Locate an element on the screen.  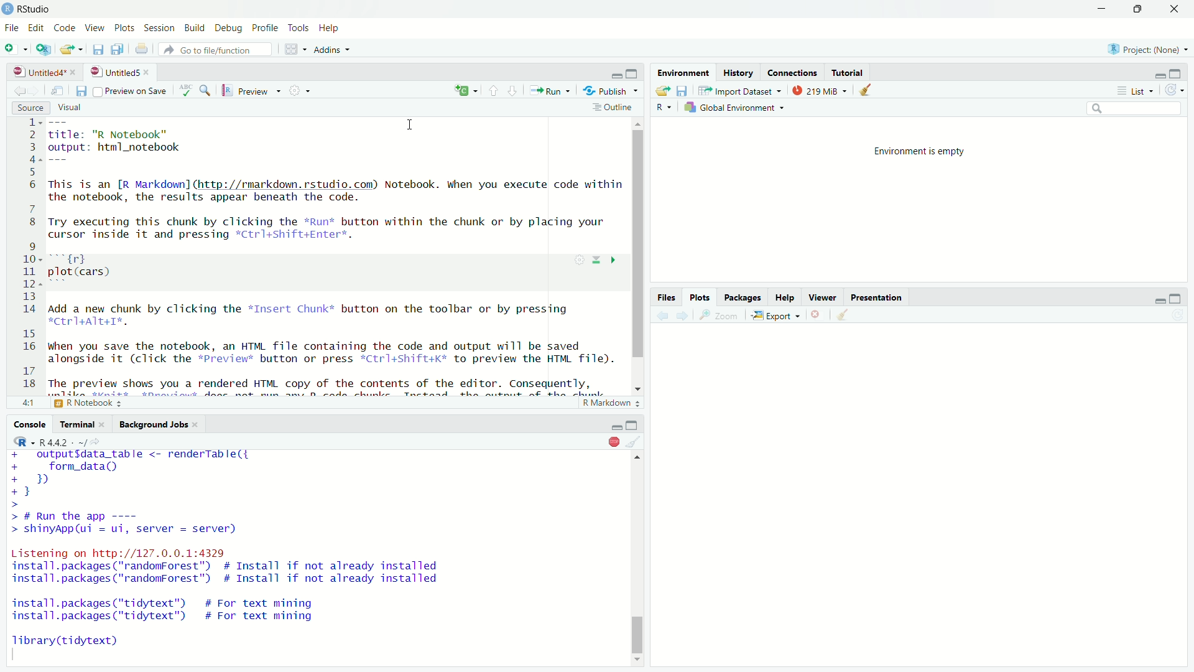
save all open documents is located at coordinates (118, 49).